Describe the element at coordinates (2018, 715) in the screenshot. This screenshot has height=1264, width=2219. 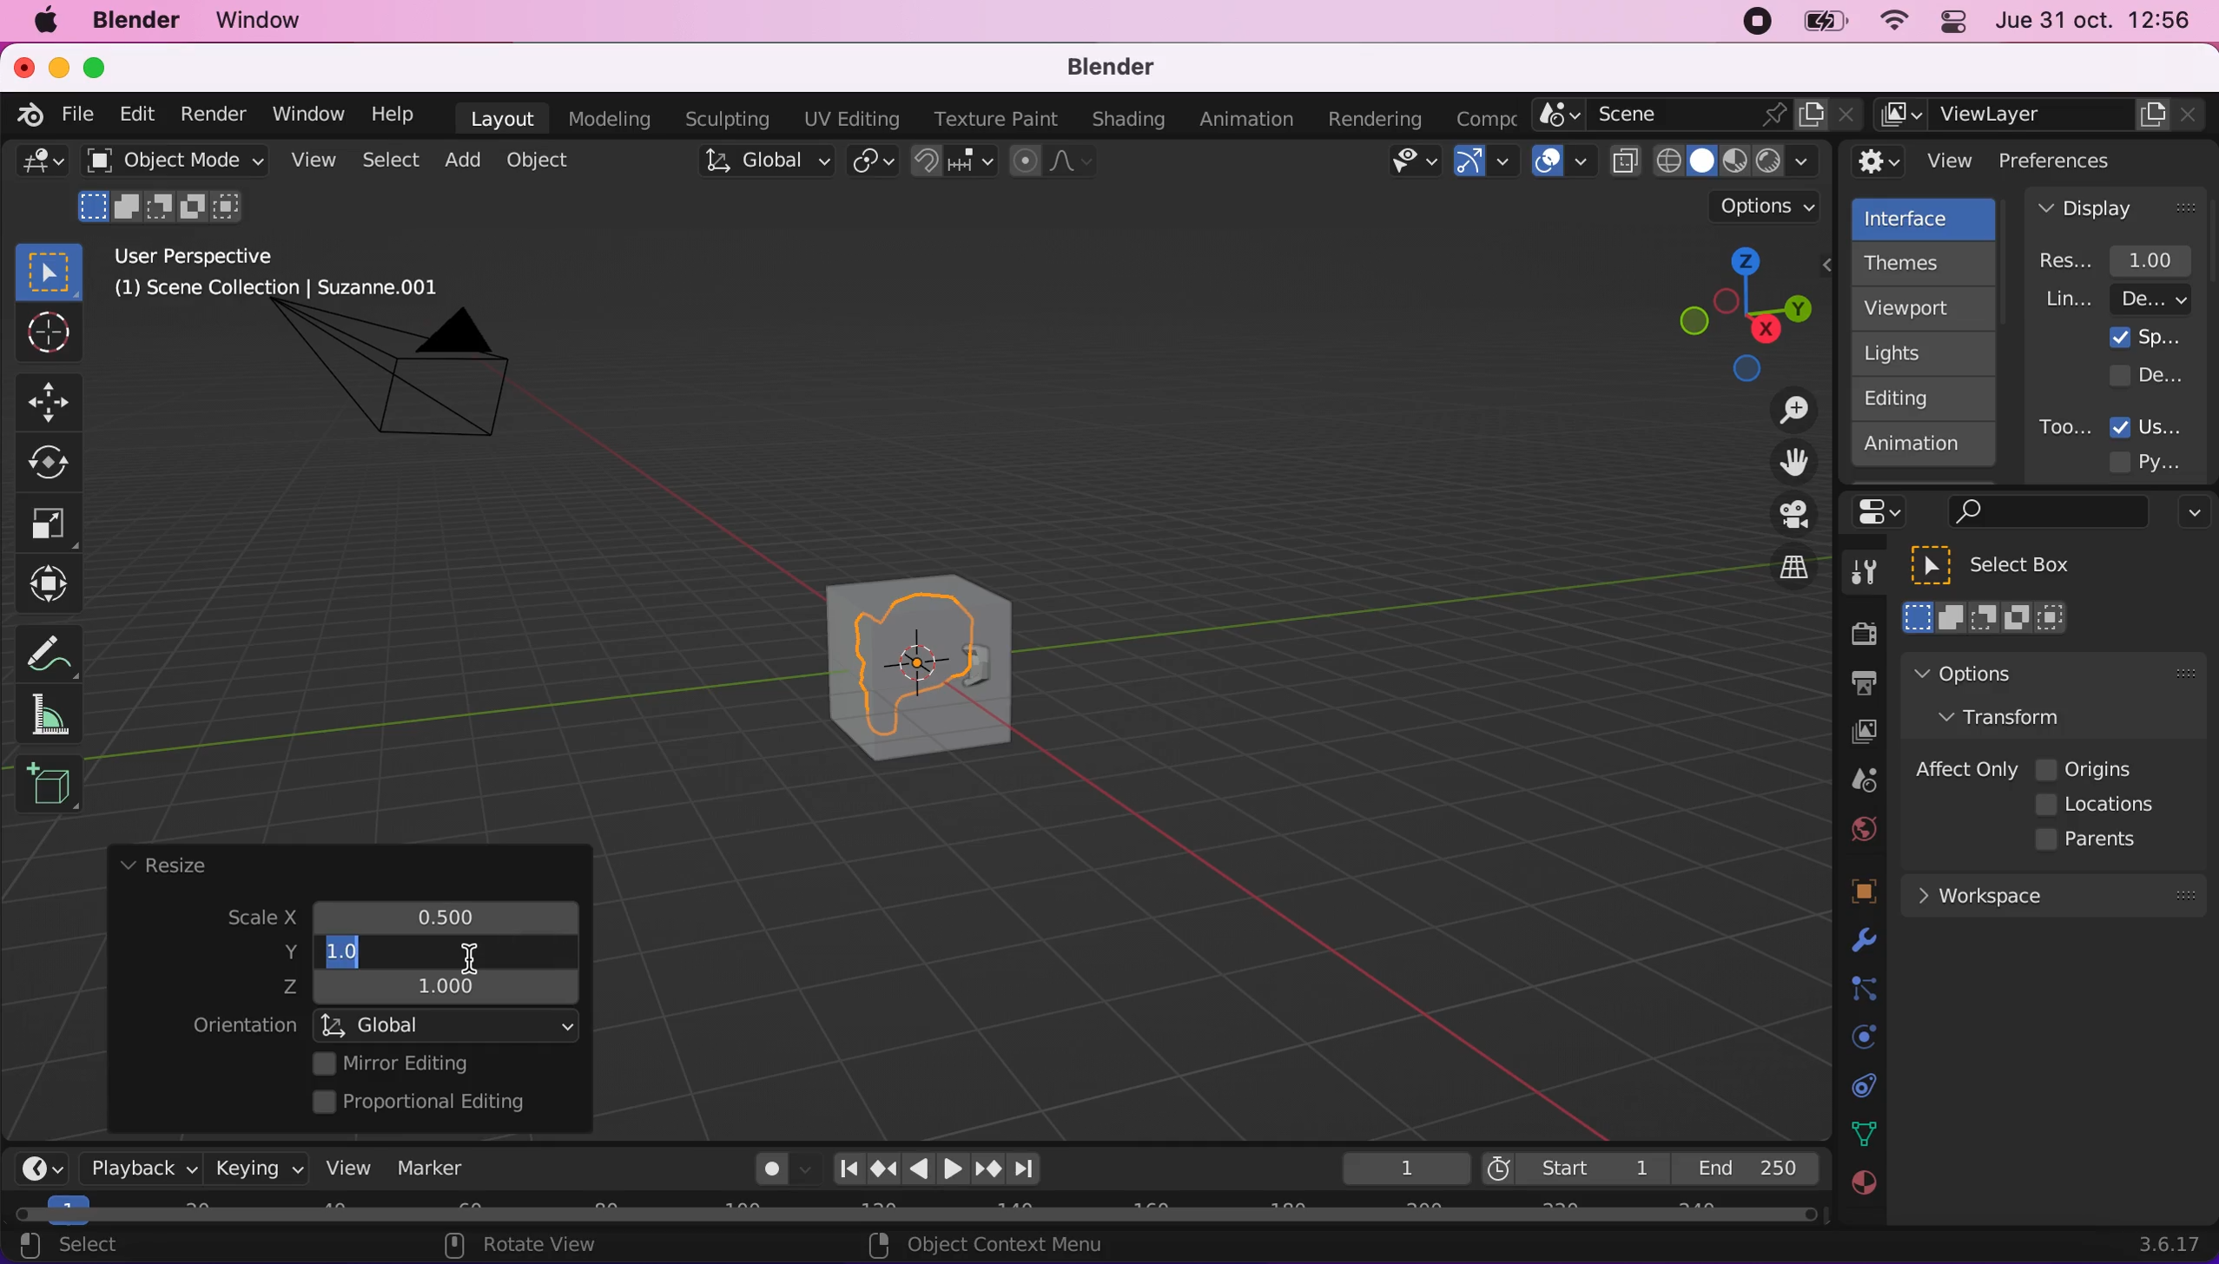
I see `transform` at that location.